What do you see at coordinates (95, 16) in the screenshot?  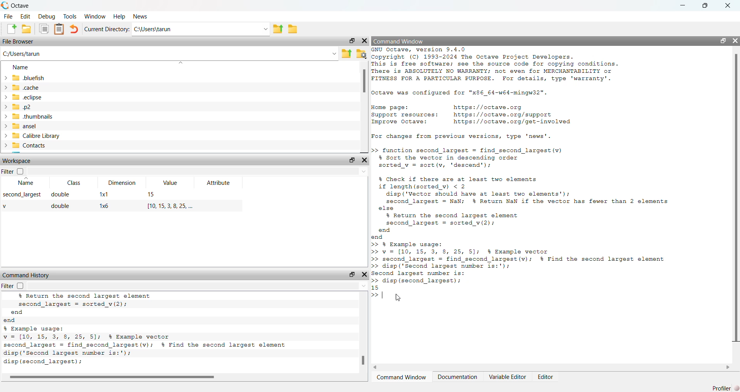 I see `window` at bounding box center [95, 16].